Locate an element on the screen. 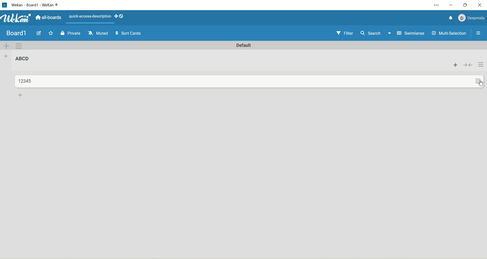  sort cards is located at coordinates (130, 33).